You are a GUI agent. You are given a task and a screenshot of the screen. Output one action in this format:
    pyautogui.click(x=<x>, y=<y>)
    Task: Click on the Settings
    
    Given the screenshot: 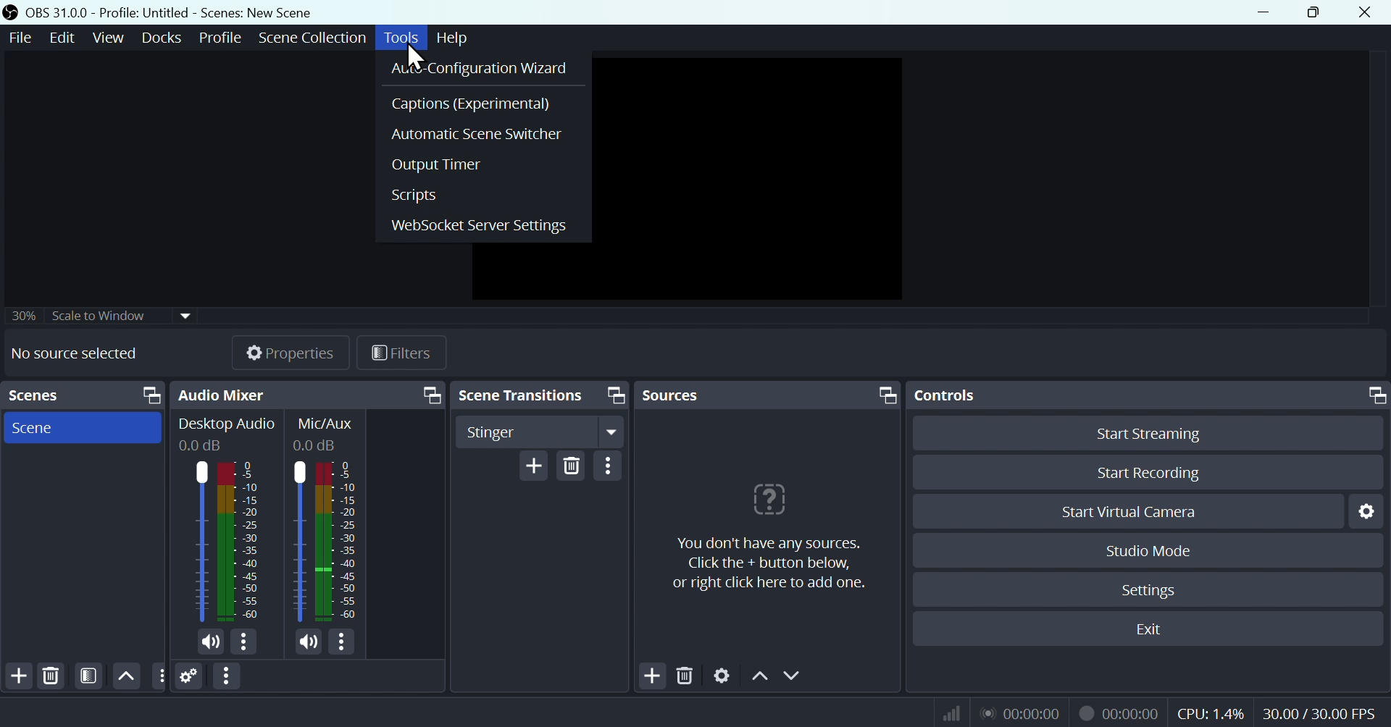 What is the action you would take?
    pyautogui.click(x=1364, y=511)
    